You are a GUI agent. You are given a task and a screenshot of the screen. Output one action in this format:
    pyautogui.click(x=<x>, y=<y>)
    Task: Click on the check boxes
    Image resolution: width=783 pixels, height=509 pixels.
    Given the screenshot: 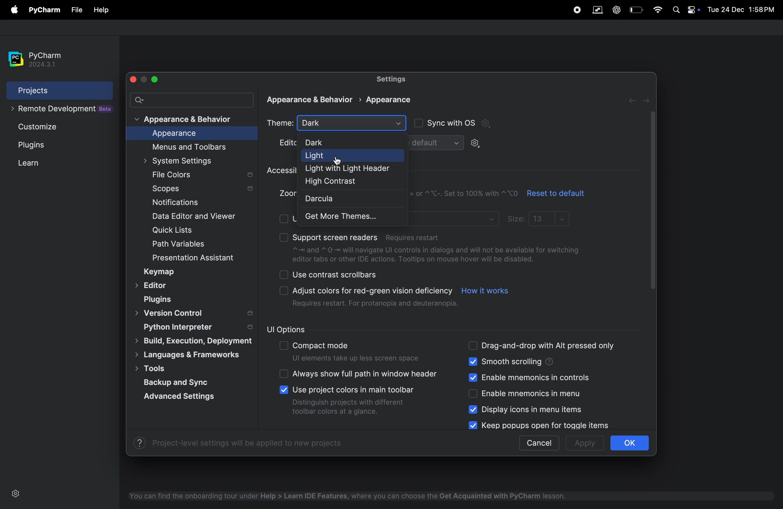 What is the action you would take?
    pyautogui.click(x=472, y=362)
    